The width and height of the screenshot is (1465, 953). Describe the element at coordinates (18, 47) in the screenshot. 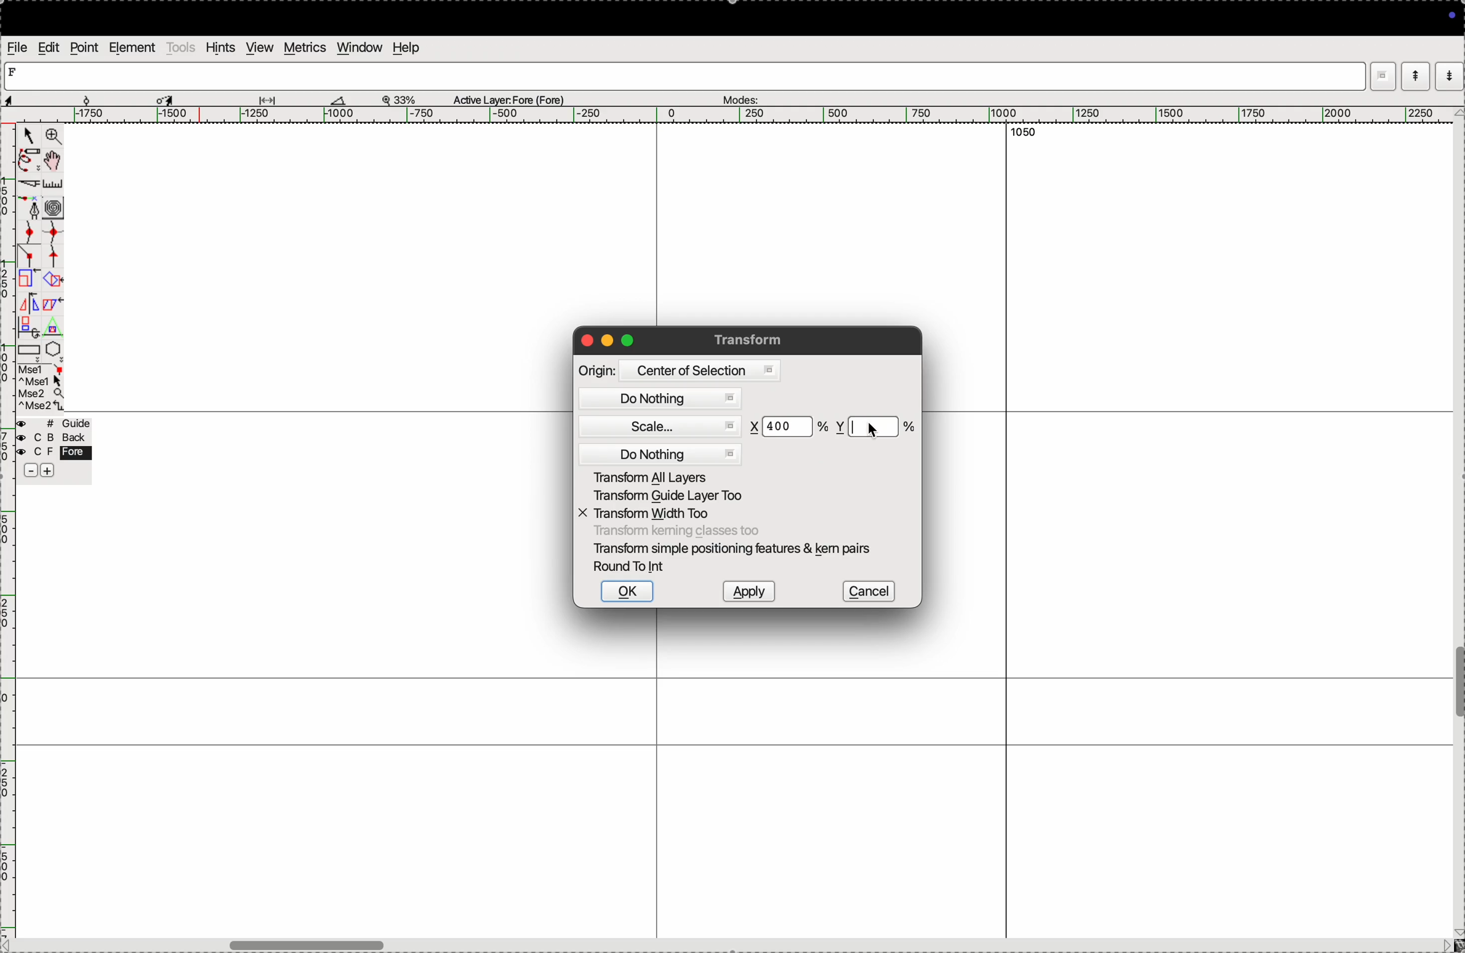

I see `file` at that location.